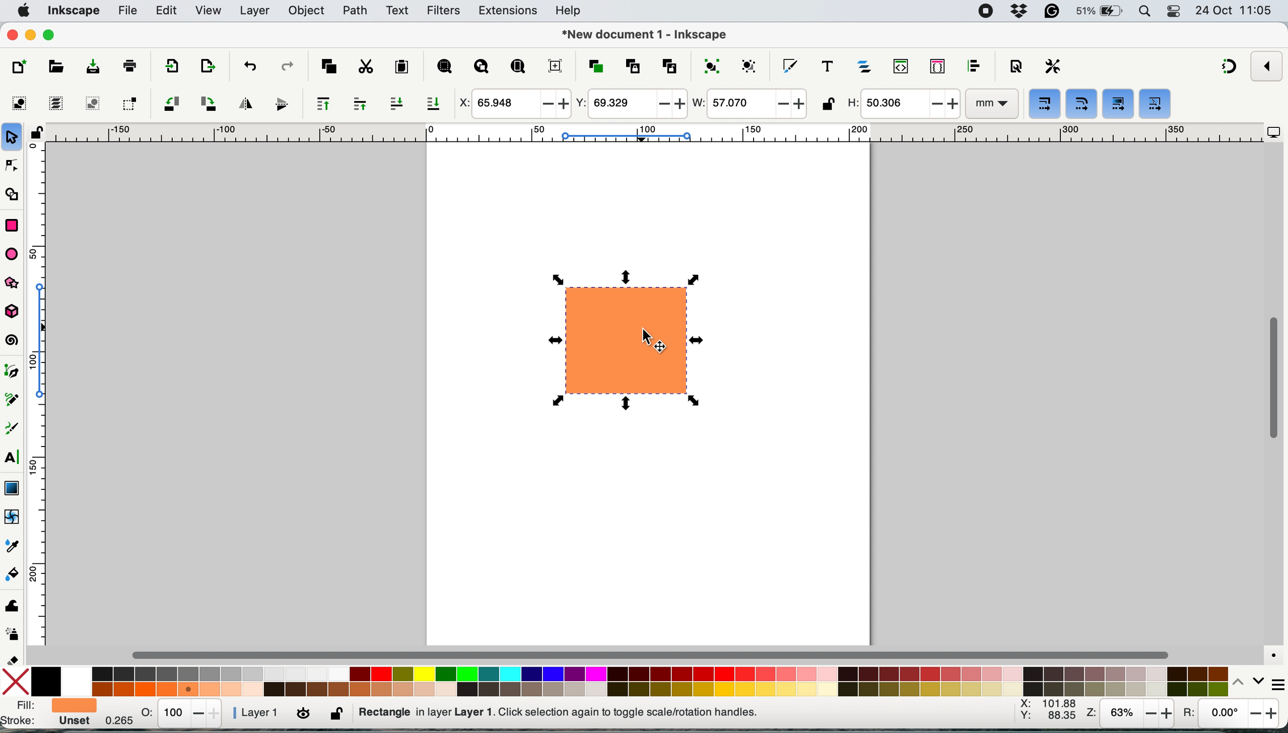  Describe the element at coordinates (653, 135) in the screenshot. I see `horizontal scale` at that location.